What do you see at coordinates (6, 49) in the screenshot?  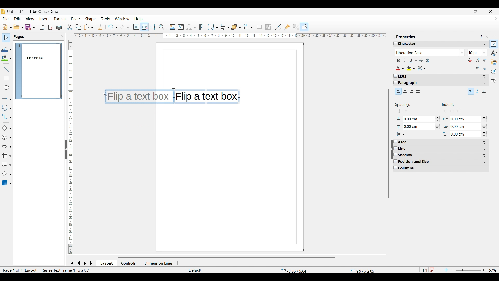 I see `Line color options` at bounding box center [6, 49].